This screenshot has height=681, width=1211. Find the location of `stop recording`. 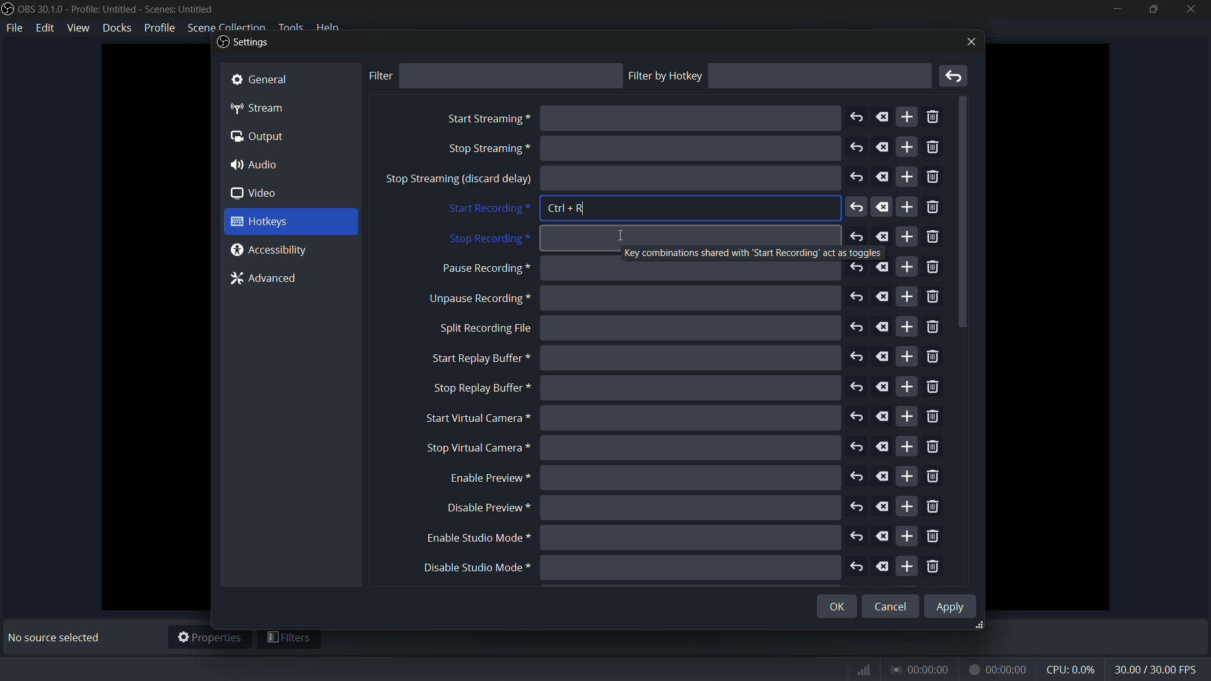

stop recording is located at coordinates (488, 240).